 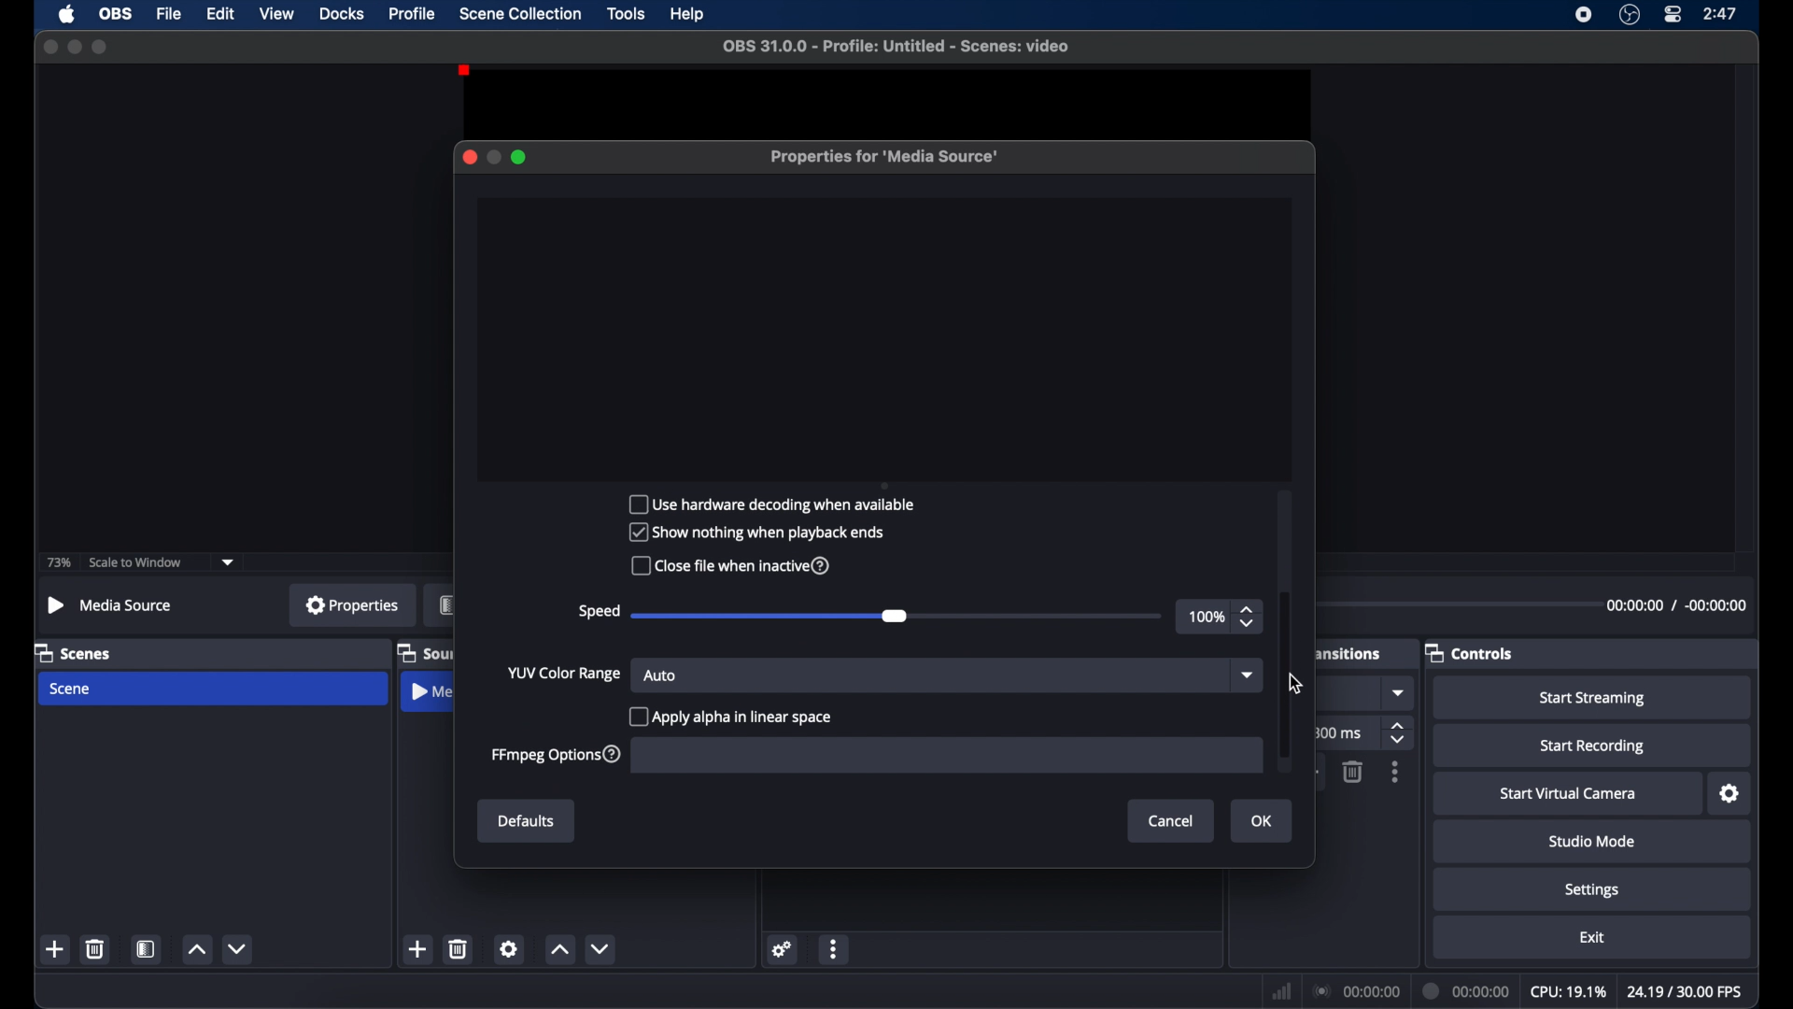 I want to click on duration, so click(x=1467, y=990).